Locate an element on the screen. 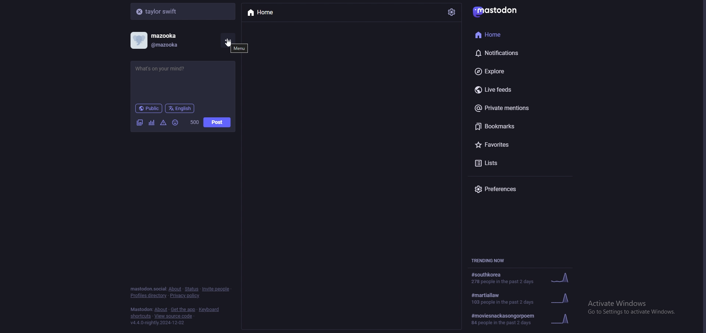  windows activation prompt is located at coordinates (637, 310).